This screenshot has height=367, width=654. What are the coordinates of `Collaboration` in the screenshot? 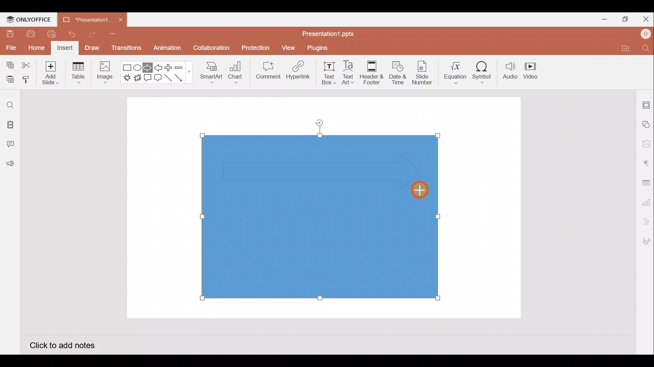 It's located at (211, 51).